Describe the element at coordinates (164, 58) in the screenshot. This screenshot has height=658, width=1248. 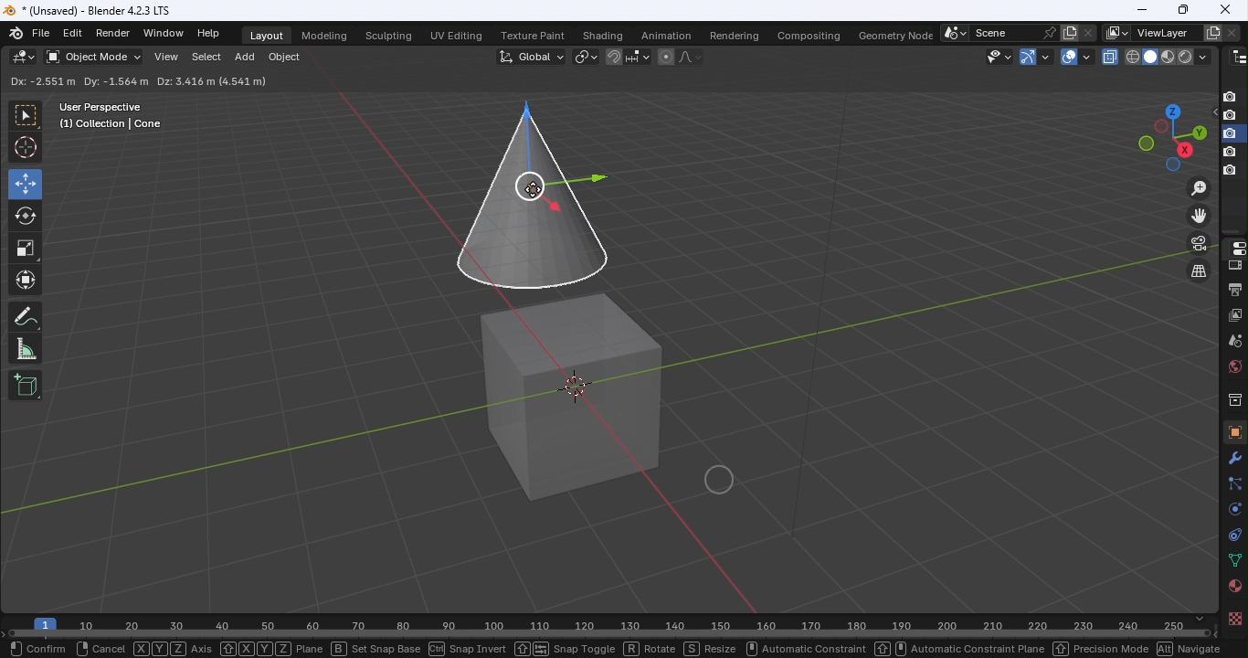
I see `View` at that location.